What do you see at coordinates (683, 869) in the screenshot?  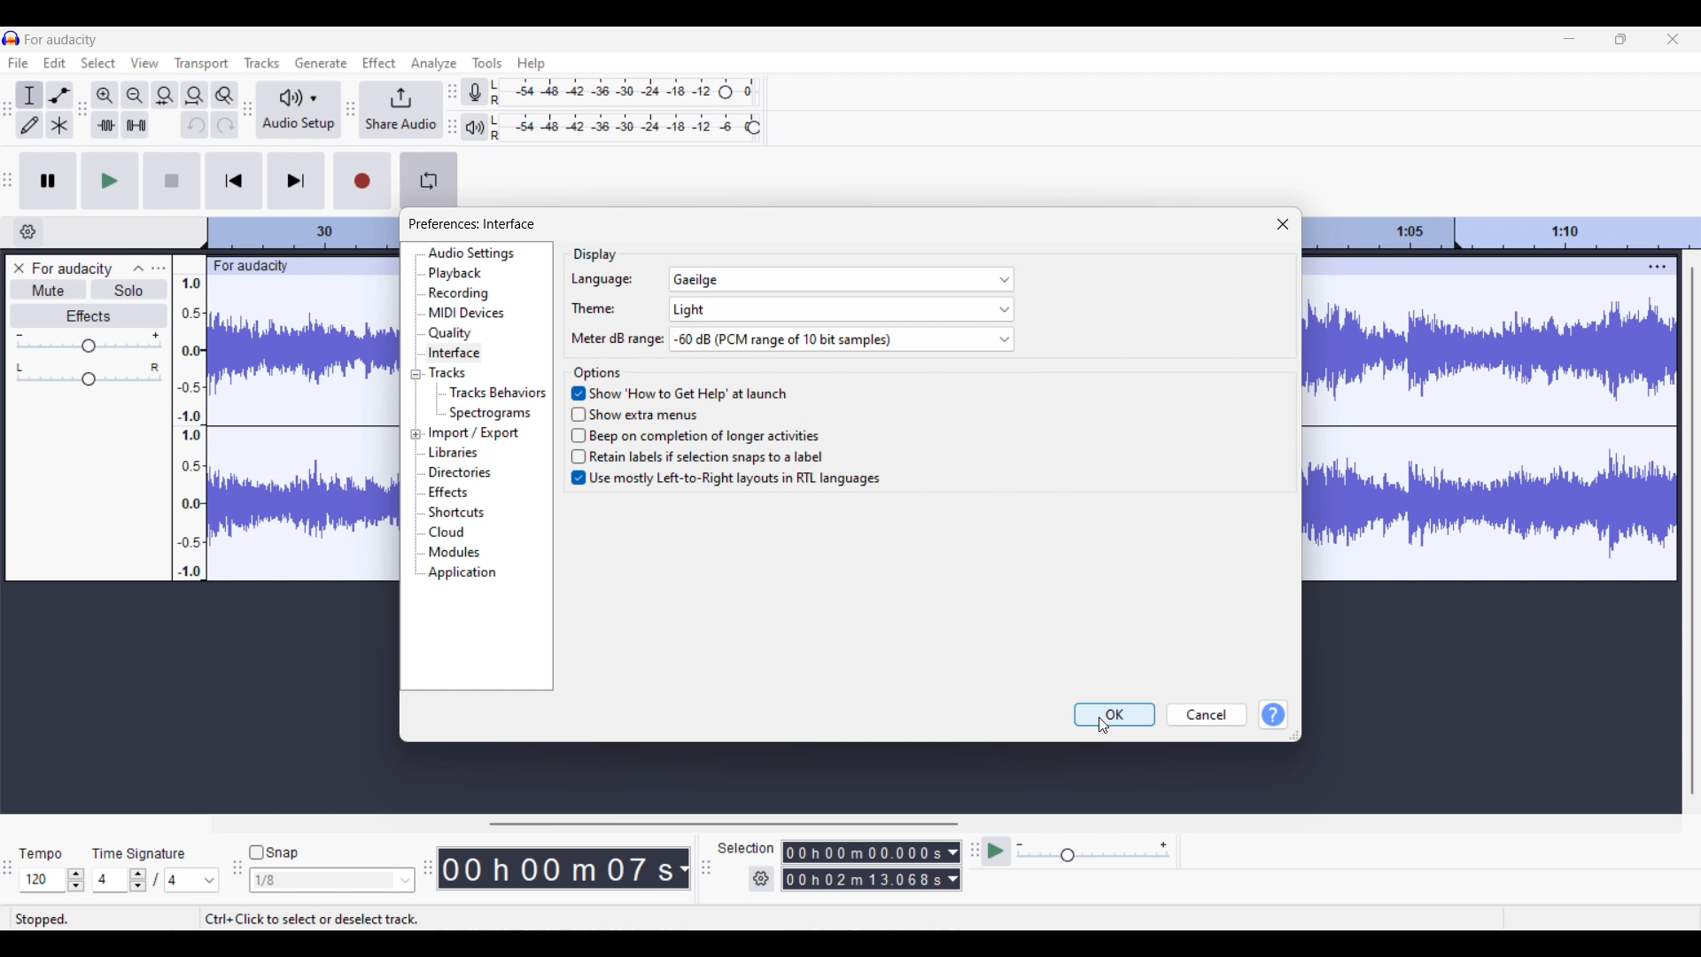 I see `Measurement ` at bounding box center [683, 869].